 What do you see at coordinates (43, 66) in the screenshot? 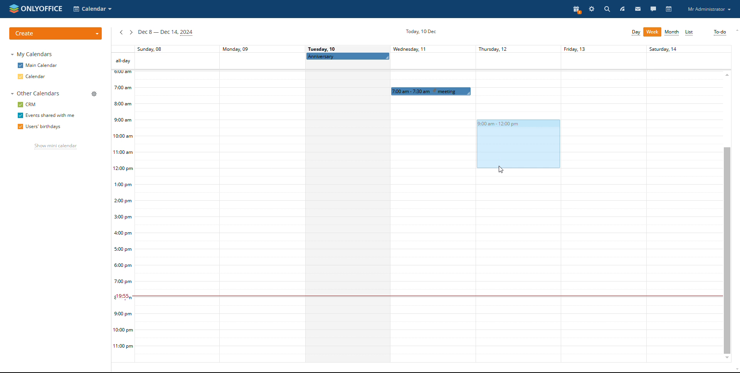
I see `main calendar` at bounding box center [43, 66].